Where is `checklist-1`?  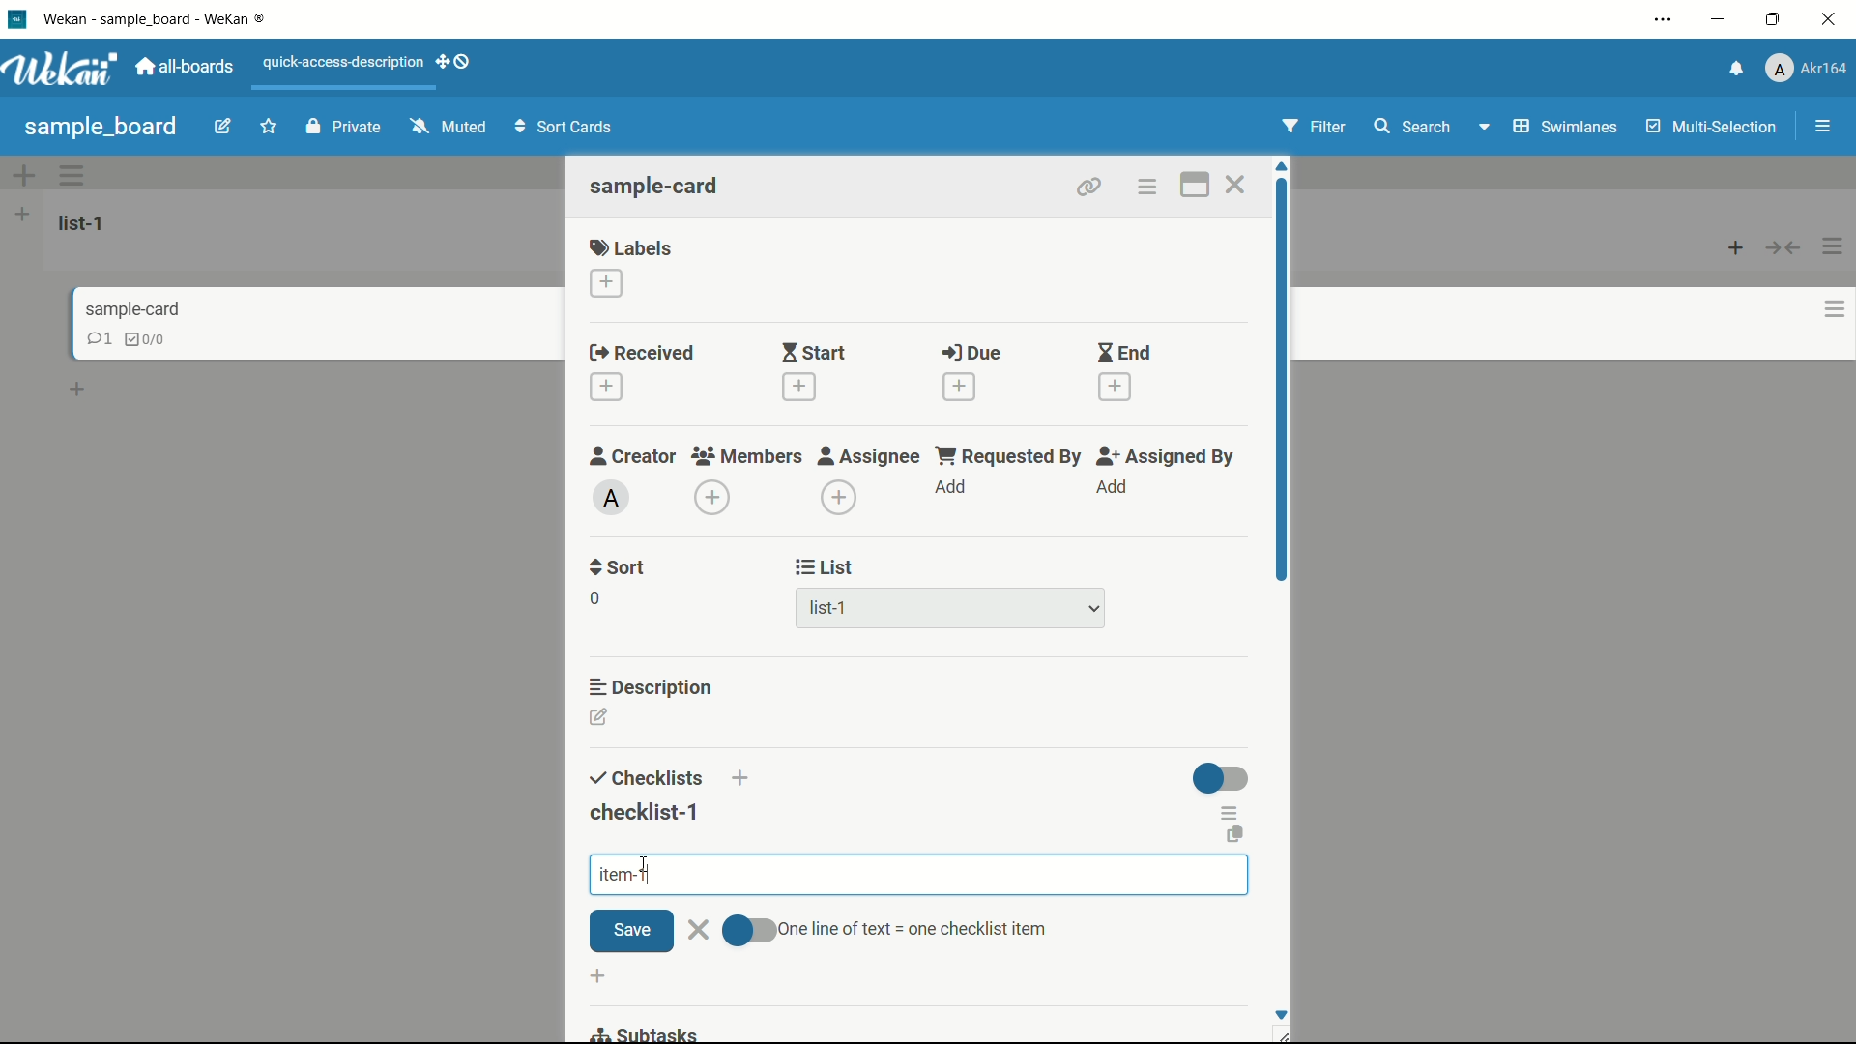 checklist-1 is located at coordinates (653, 817).